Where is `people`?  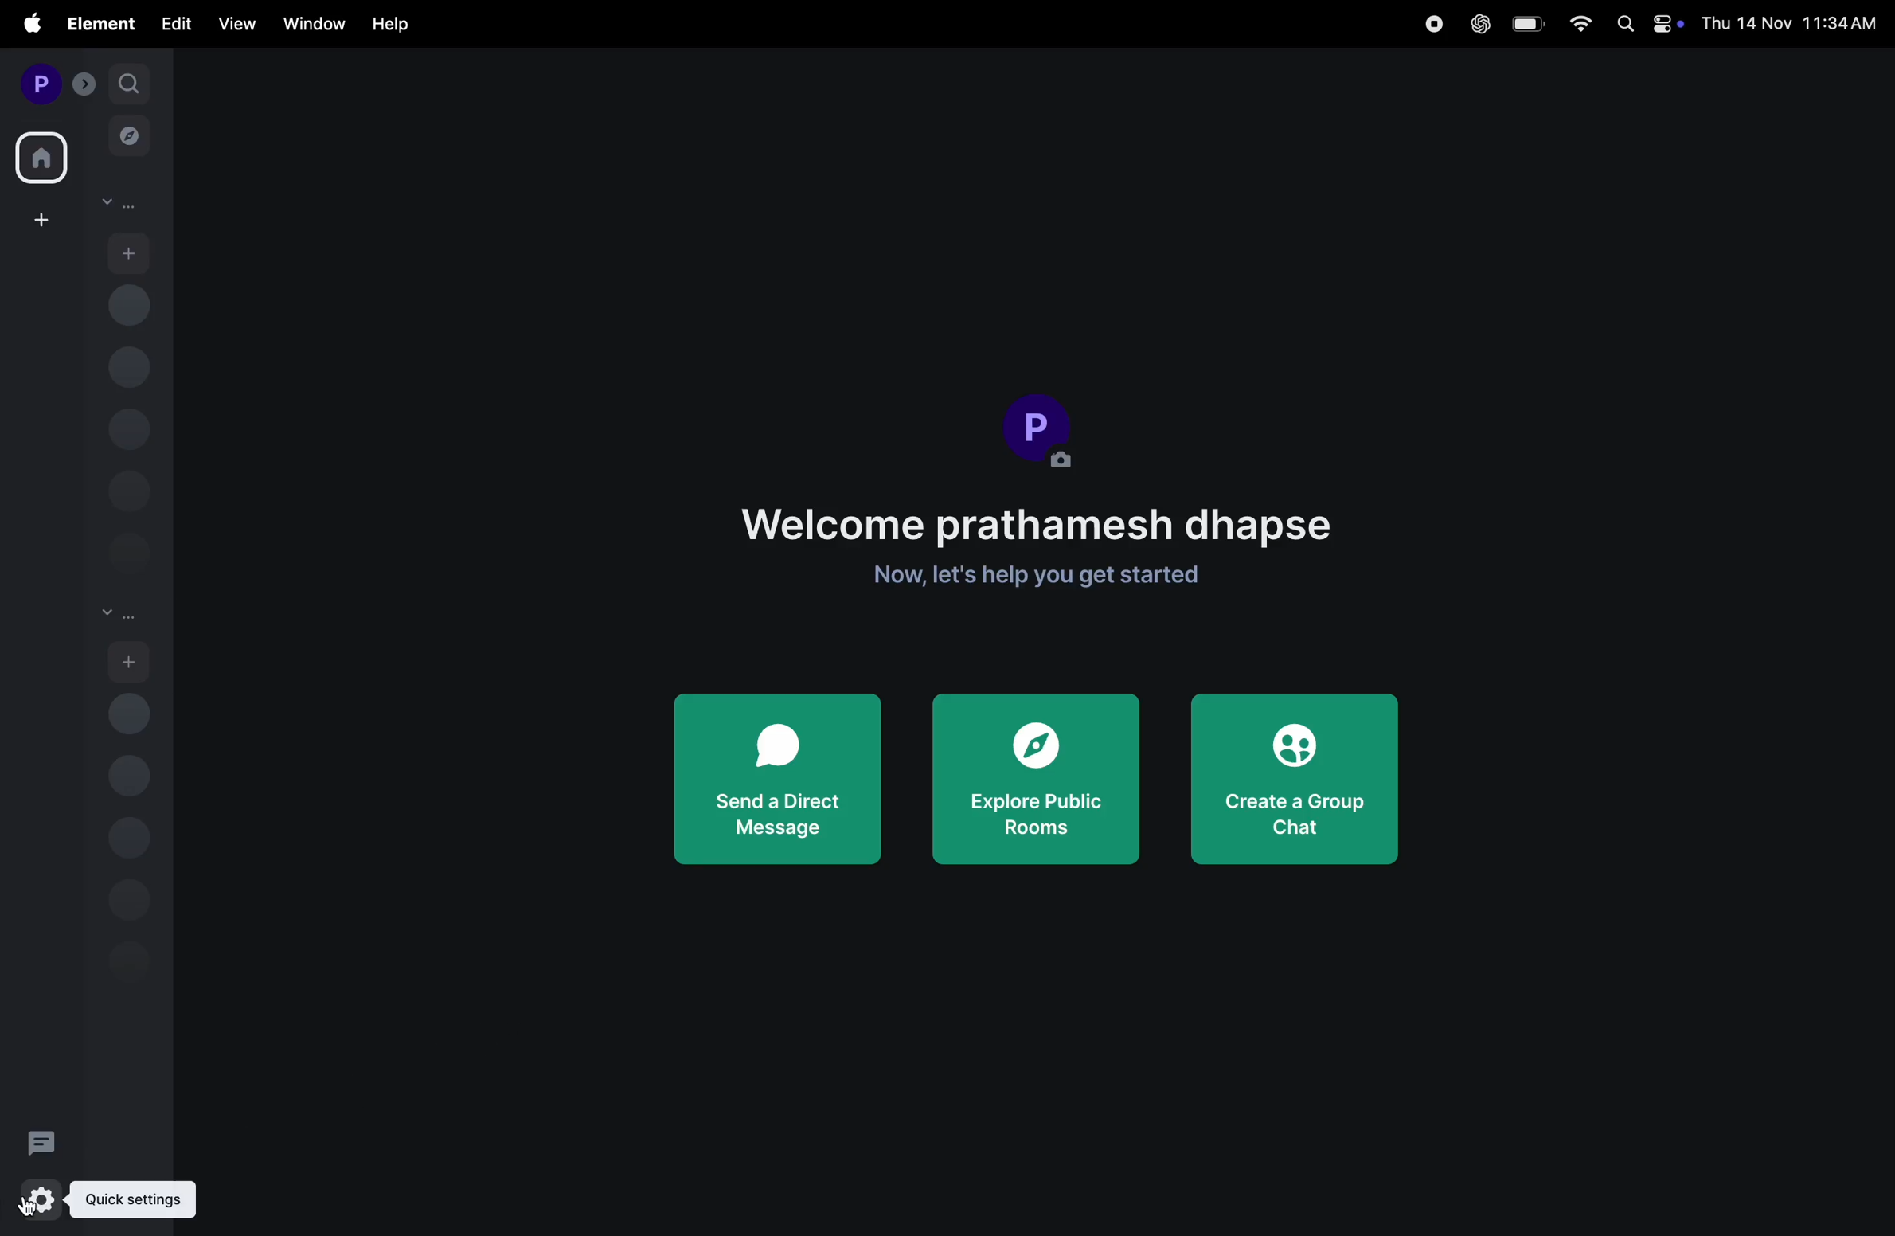
people is located at coordinates (119, 204).